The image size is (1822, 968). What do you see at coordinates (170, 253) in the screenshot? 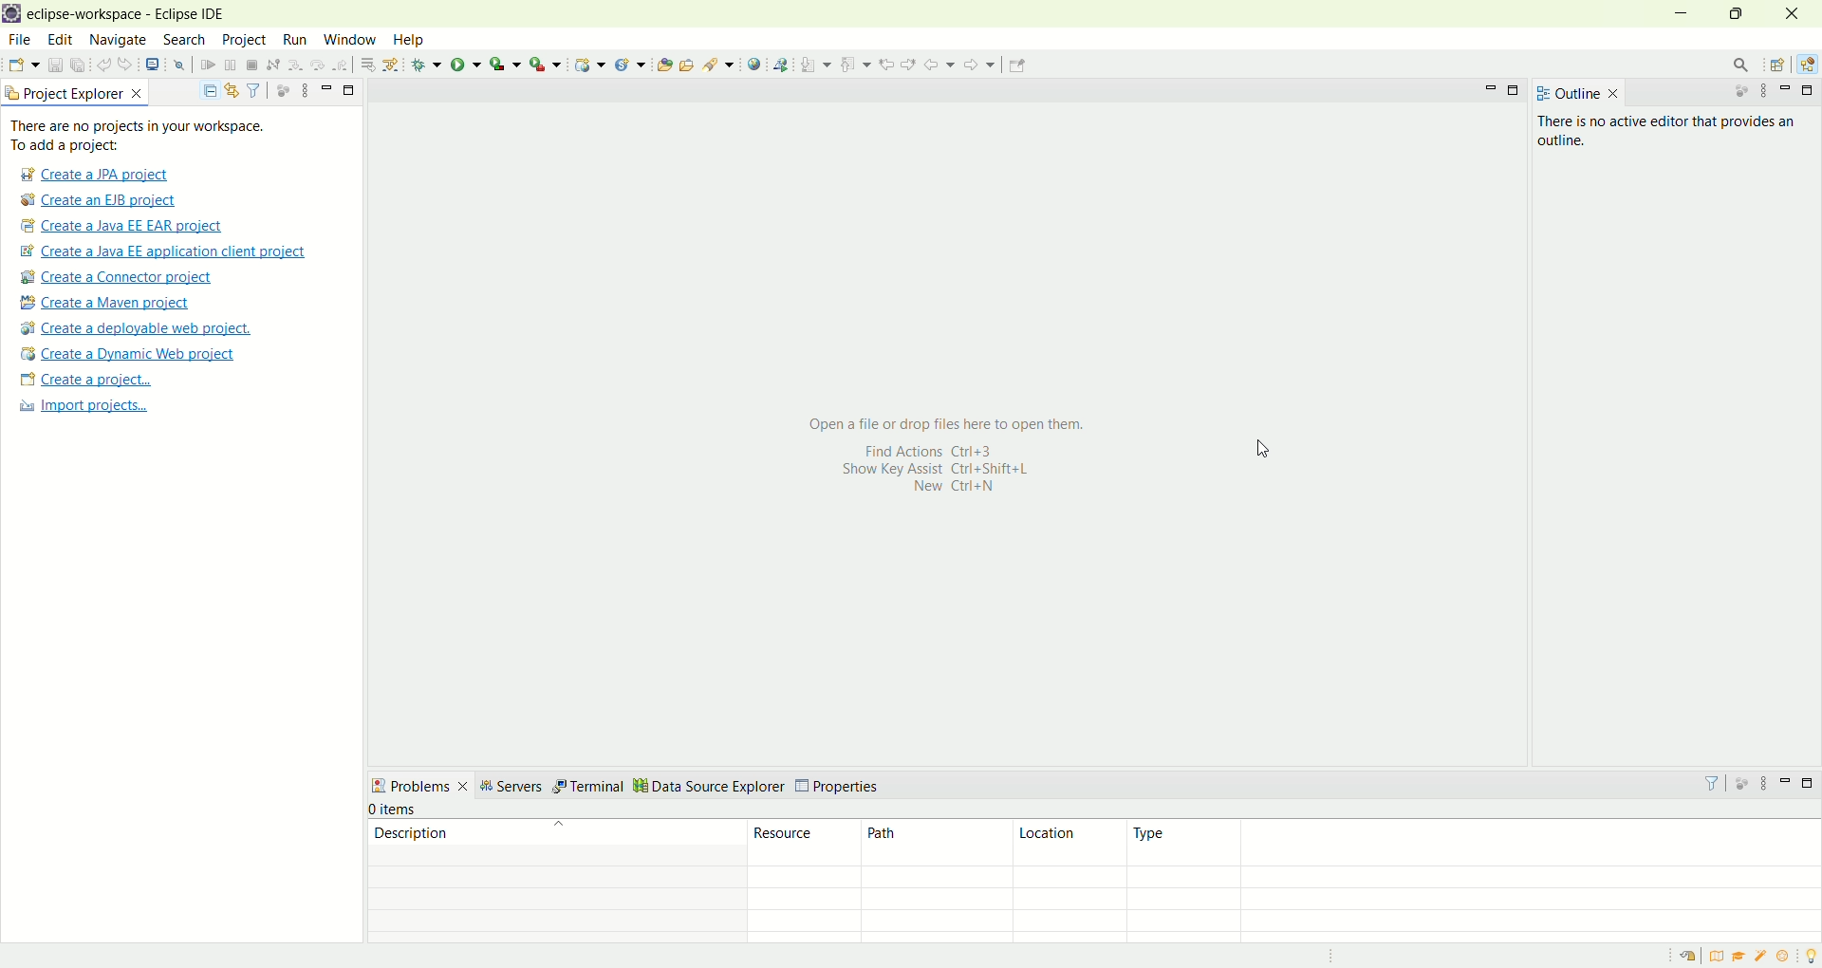
I see `create a Java EE application client project` at bounding box center [170, 253].